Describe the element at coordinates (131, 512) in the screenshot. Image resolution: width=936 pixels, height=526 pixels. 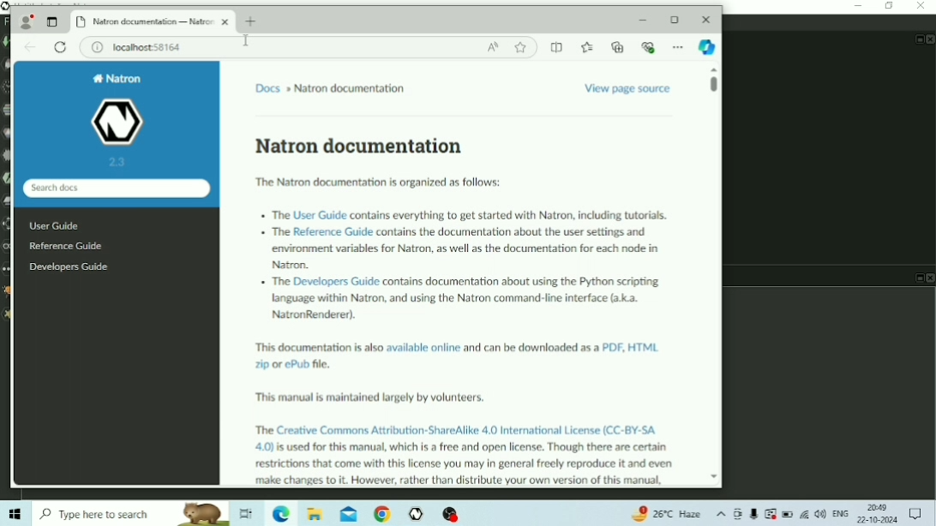
I see `Type here to search` at that location.